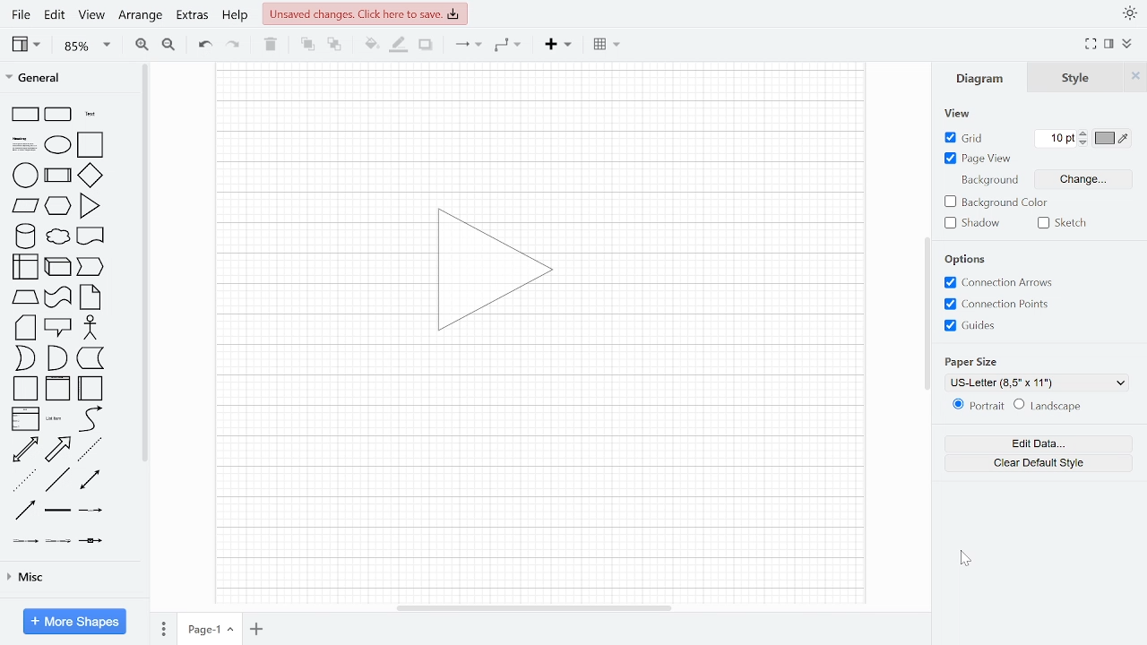 The width and height of the screenshot is (1147, 645). What do you see at coordinates (192, 16) in the screenshot?
I see `Extras` at bounding box center [192, 16].